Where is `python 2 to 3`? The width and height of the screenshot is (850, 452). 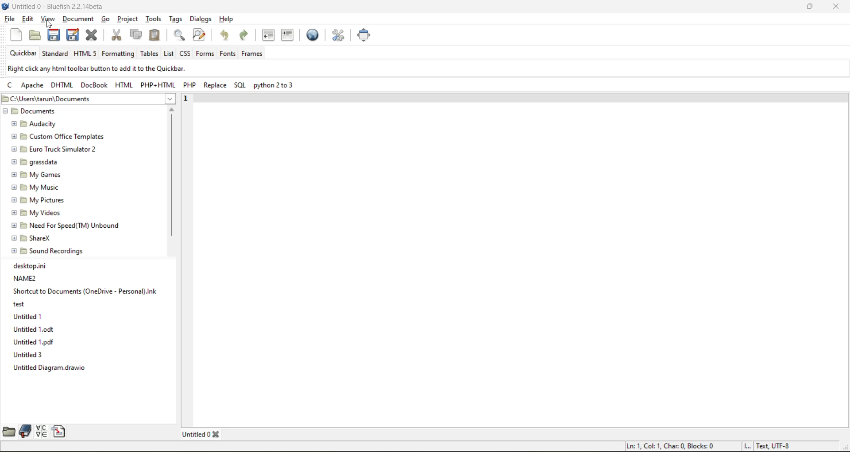 python 2 to 3 is located at coordinates (278, 87).